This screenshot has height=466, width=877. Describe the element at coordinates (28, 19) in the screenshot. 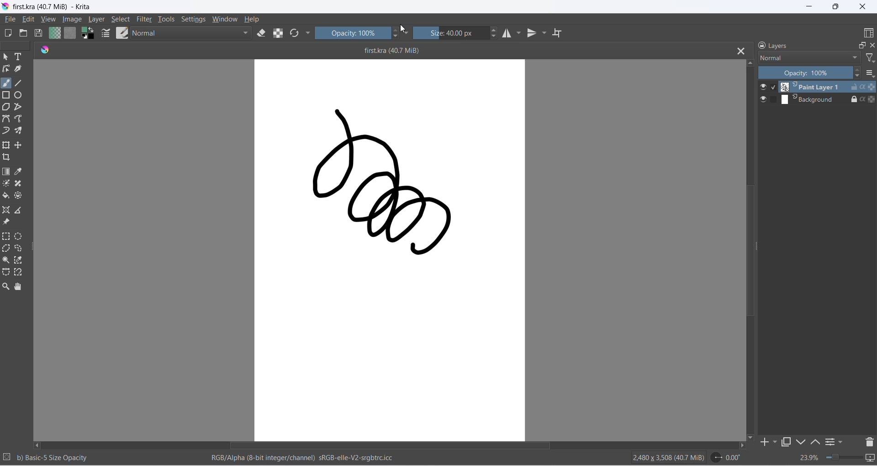

I see `edit` at that location.